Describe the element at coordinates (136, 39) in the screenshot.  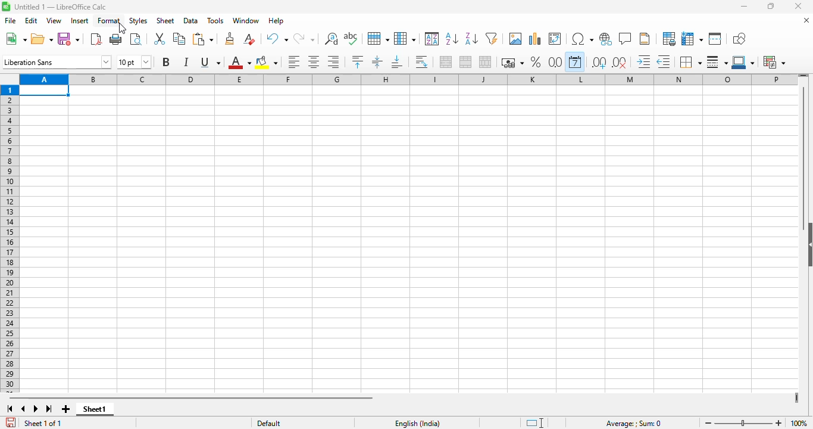
I see `toggle print preview` at that location.